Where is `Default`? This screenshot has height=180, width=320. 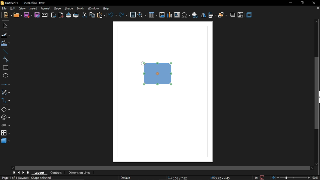
Default is located at coordinates (126, 177).